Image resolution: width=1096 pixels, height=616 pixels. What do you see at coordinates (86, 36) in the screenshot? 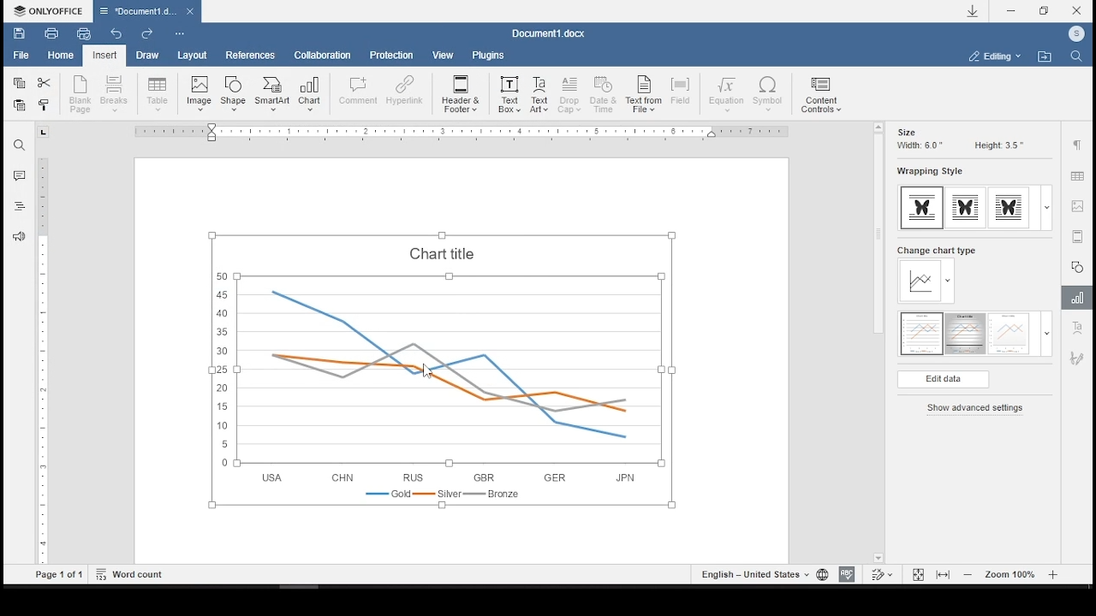
I see `quick print` at bounding box center [86, 36].